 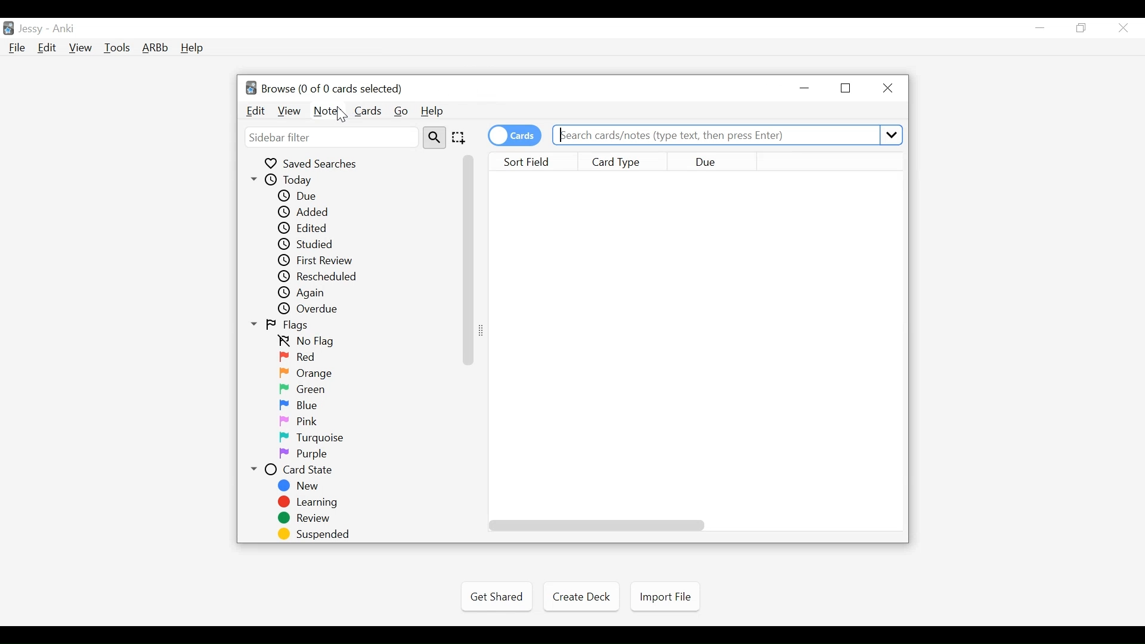 I want to click on Red, so click(x=299, y=357).